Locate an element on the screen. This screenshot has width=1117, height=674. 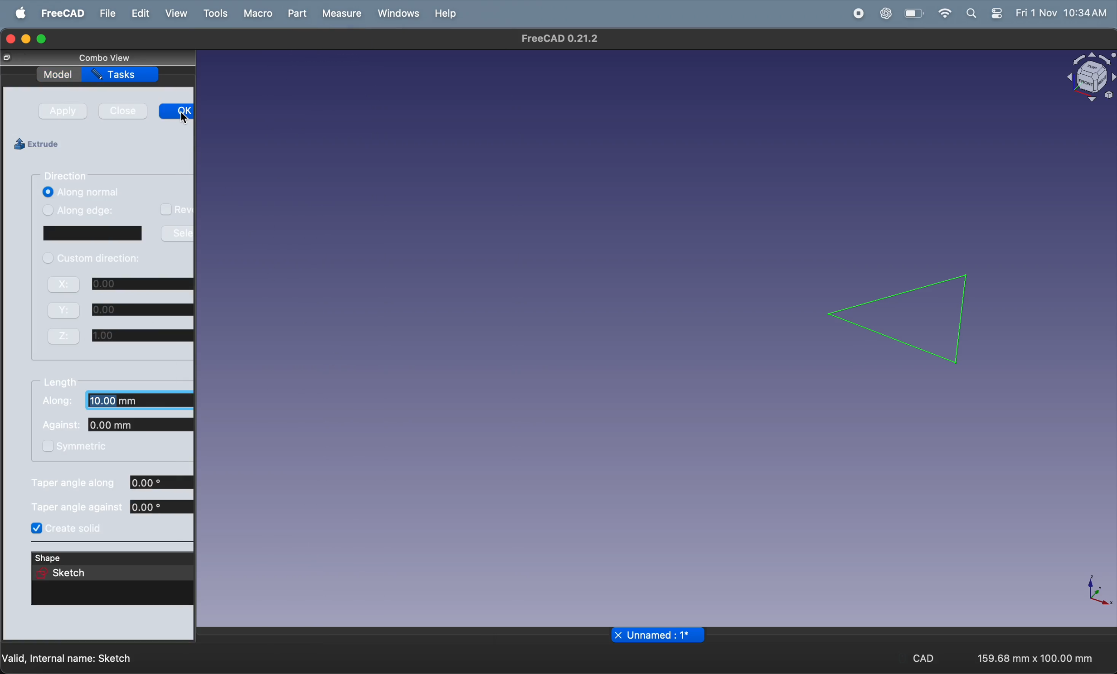
create solid is located at coordinates (83, 529).